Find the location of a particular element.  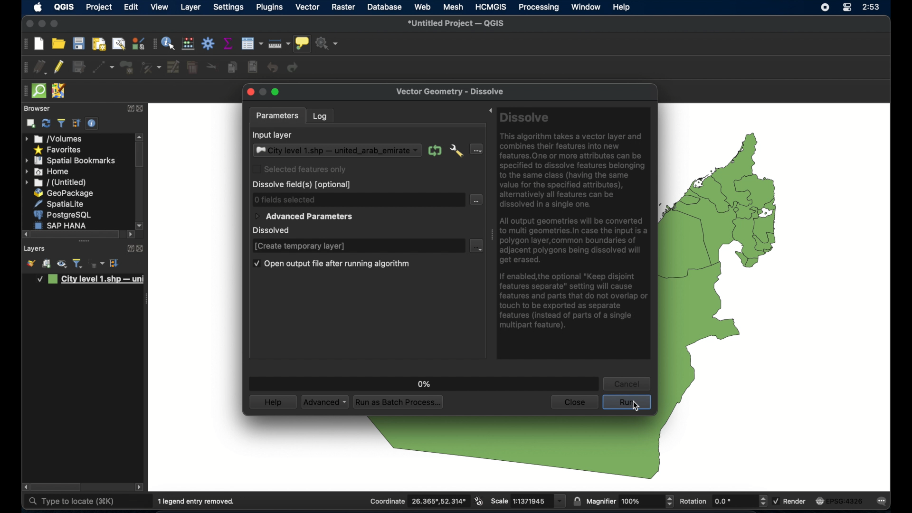

settings is located at coordinates (229, 8).